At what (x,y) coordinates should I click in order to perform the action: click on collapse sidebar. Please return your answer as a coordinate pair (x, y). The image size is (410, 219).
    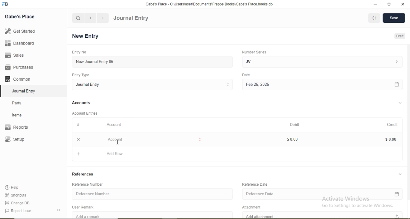
    Looking at the image, I should click on (60, 210).